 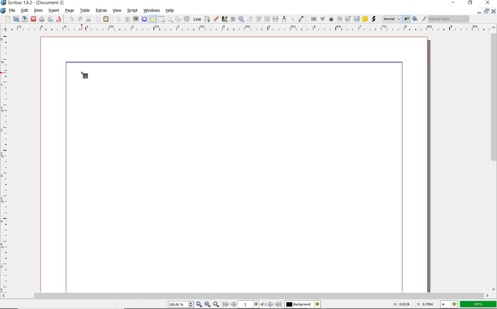 What do you see at coordinates (101, 11) in the screenshot?
I see `extras` at bounding box center [101, 11].